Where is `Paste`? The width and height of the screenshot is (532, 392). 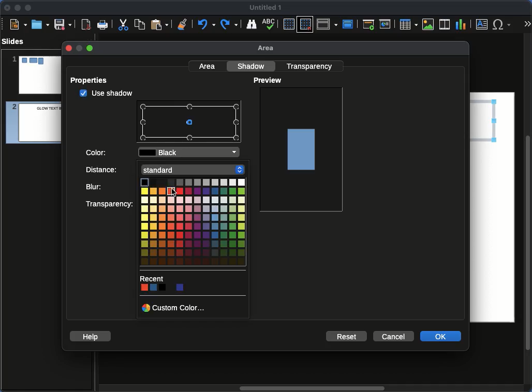 Paste is located at coordinates (159, 24).